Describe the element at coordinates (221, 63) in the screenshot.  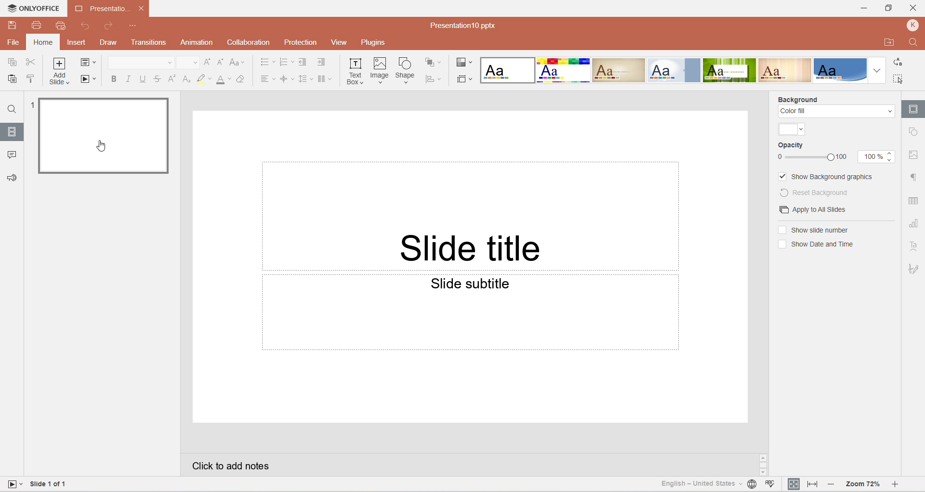
I see `Decrement font size` at that location.